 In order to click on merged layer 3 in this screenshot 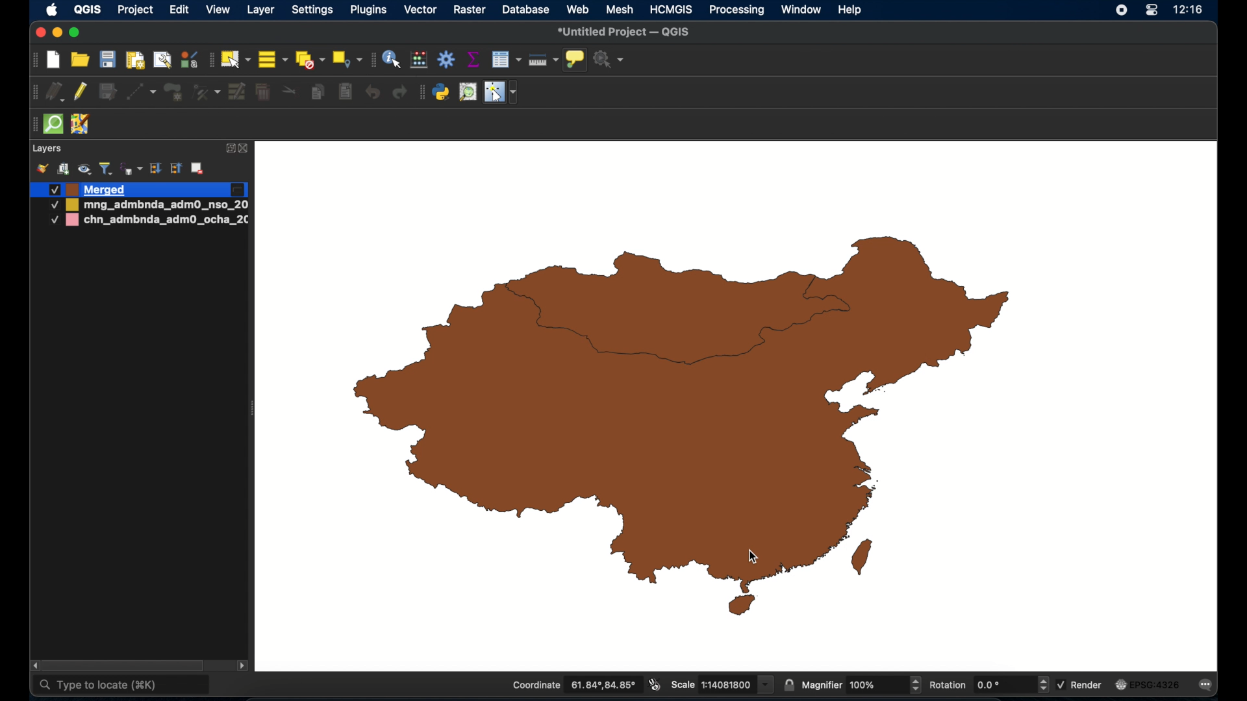, I will do `click(89, 190)`.